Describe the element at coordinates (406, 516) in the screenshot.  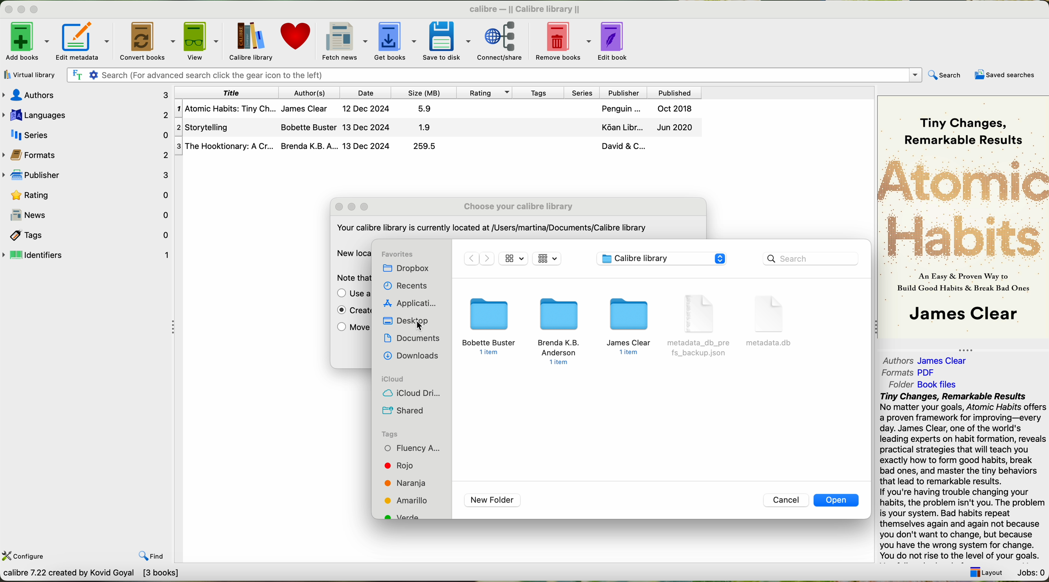
I see `green tag` at that location.